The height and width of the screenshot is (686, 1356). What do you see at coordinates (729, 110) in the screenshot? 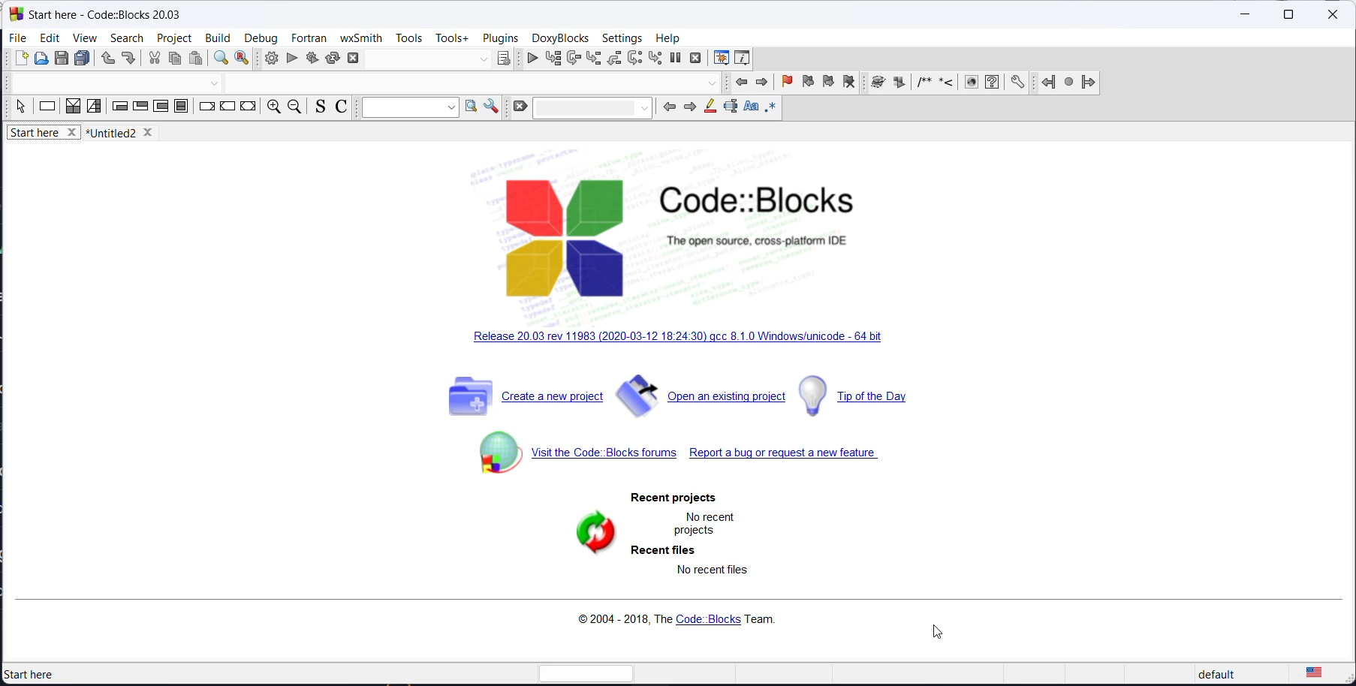
I see `text select` at bounding box center [729, 110].